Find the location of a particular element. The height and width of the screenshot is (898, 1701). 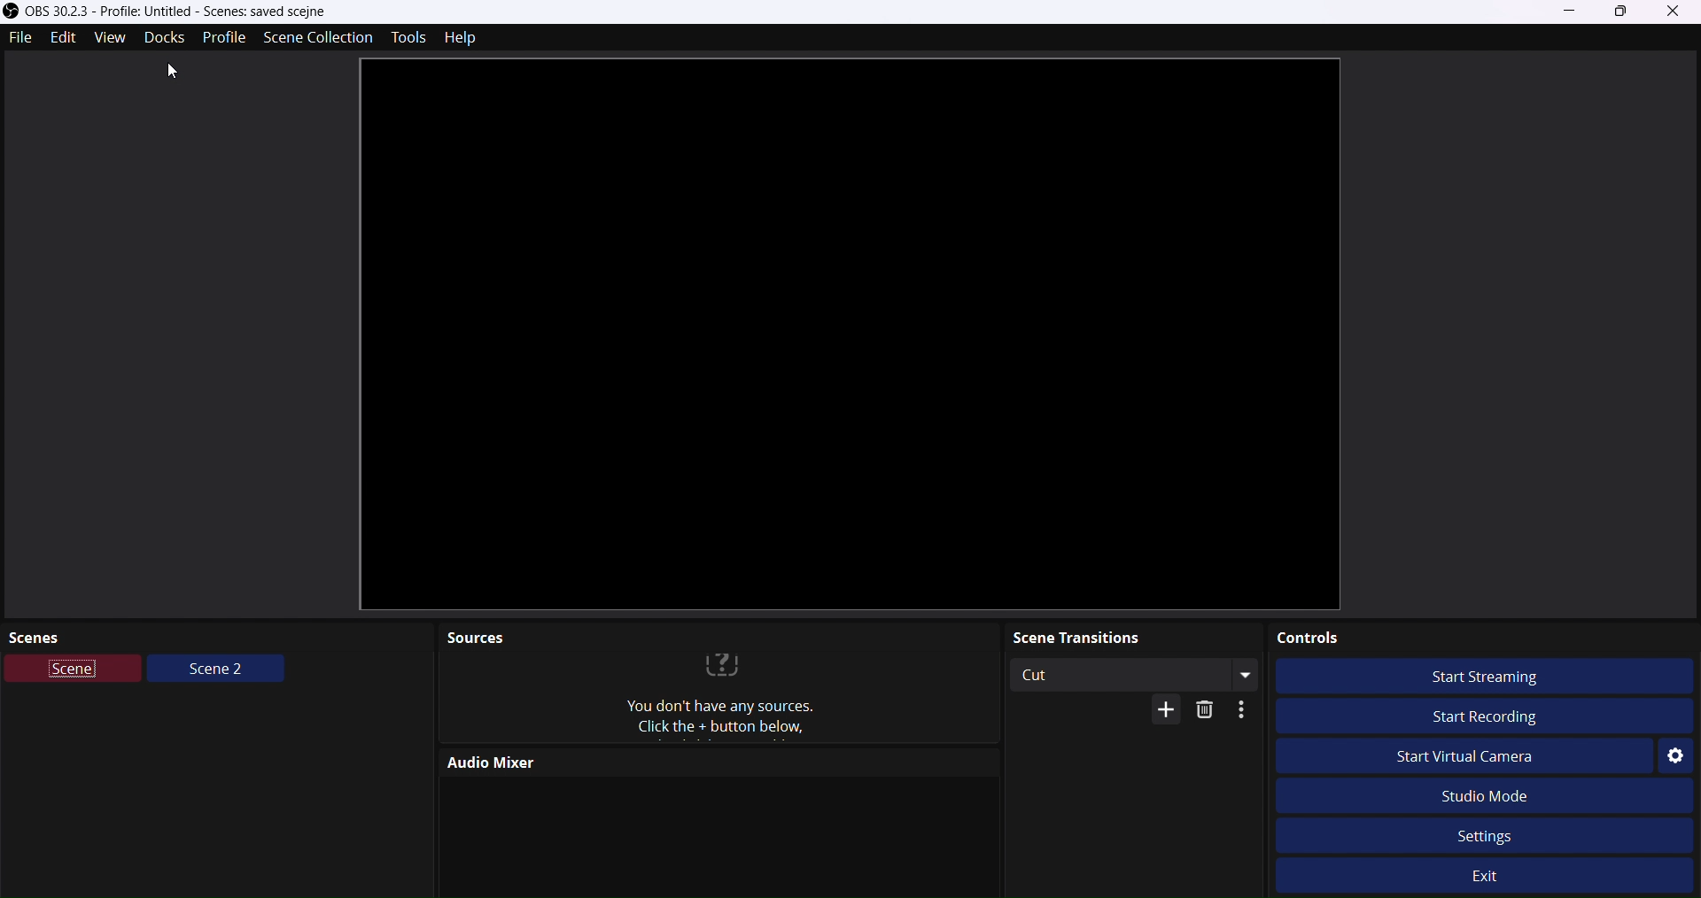

Sources is located at coordinates (718, 637).